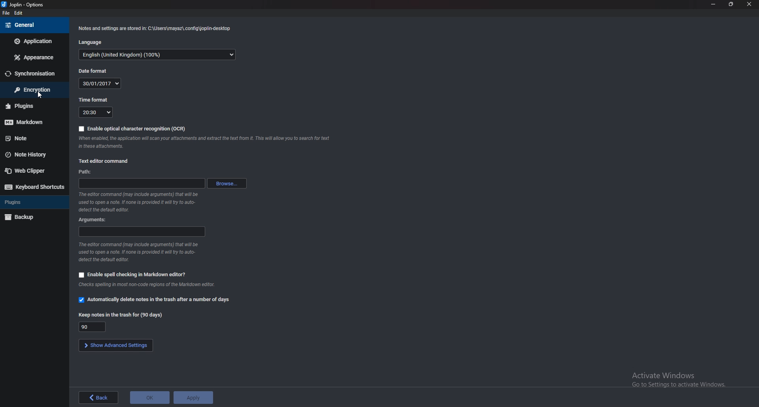  What do you see at coordinates (120, 315) in the screenshot?
I see `keep notes in trash for` at bounding box center [120, 315].